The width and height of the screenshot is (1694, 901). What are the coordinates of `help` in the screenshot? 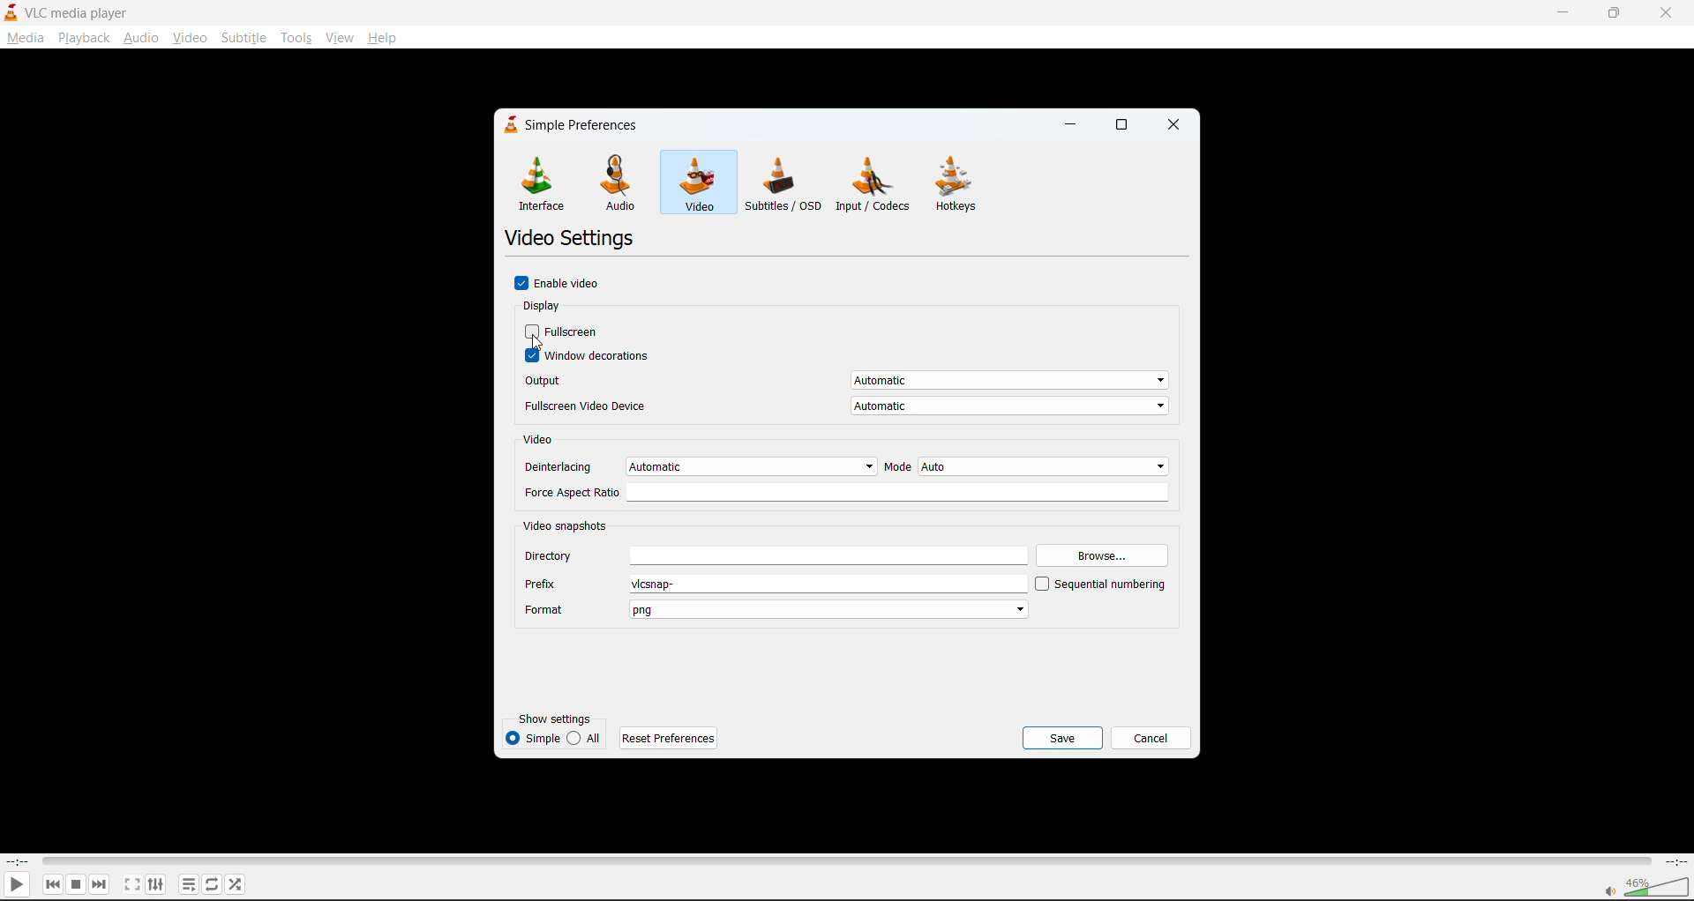 It's located at (380, 40).